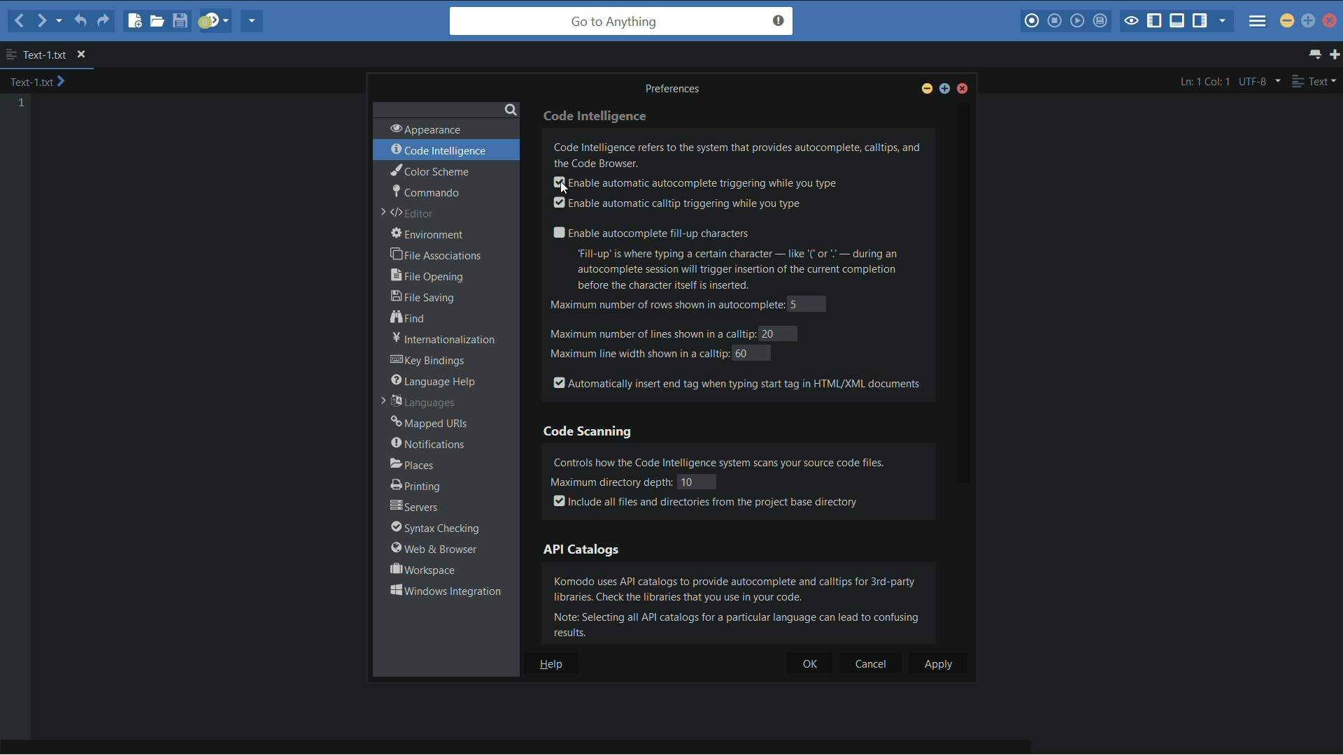 This screenshot has width=1343, height=755. What do you see at coordinates (1155, 22) in the screenshot?
I see `show/hide left panel` at bounding box center [1155, 22].